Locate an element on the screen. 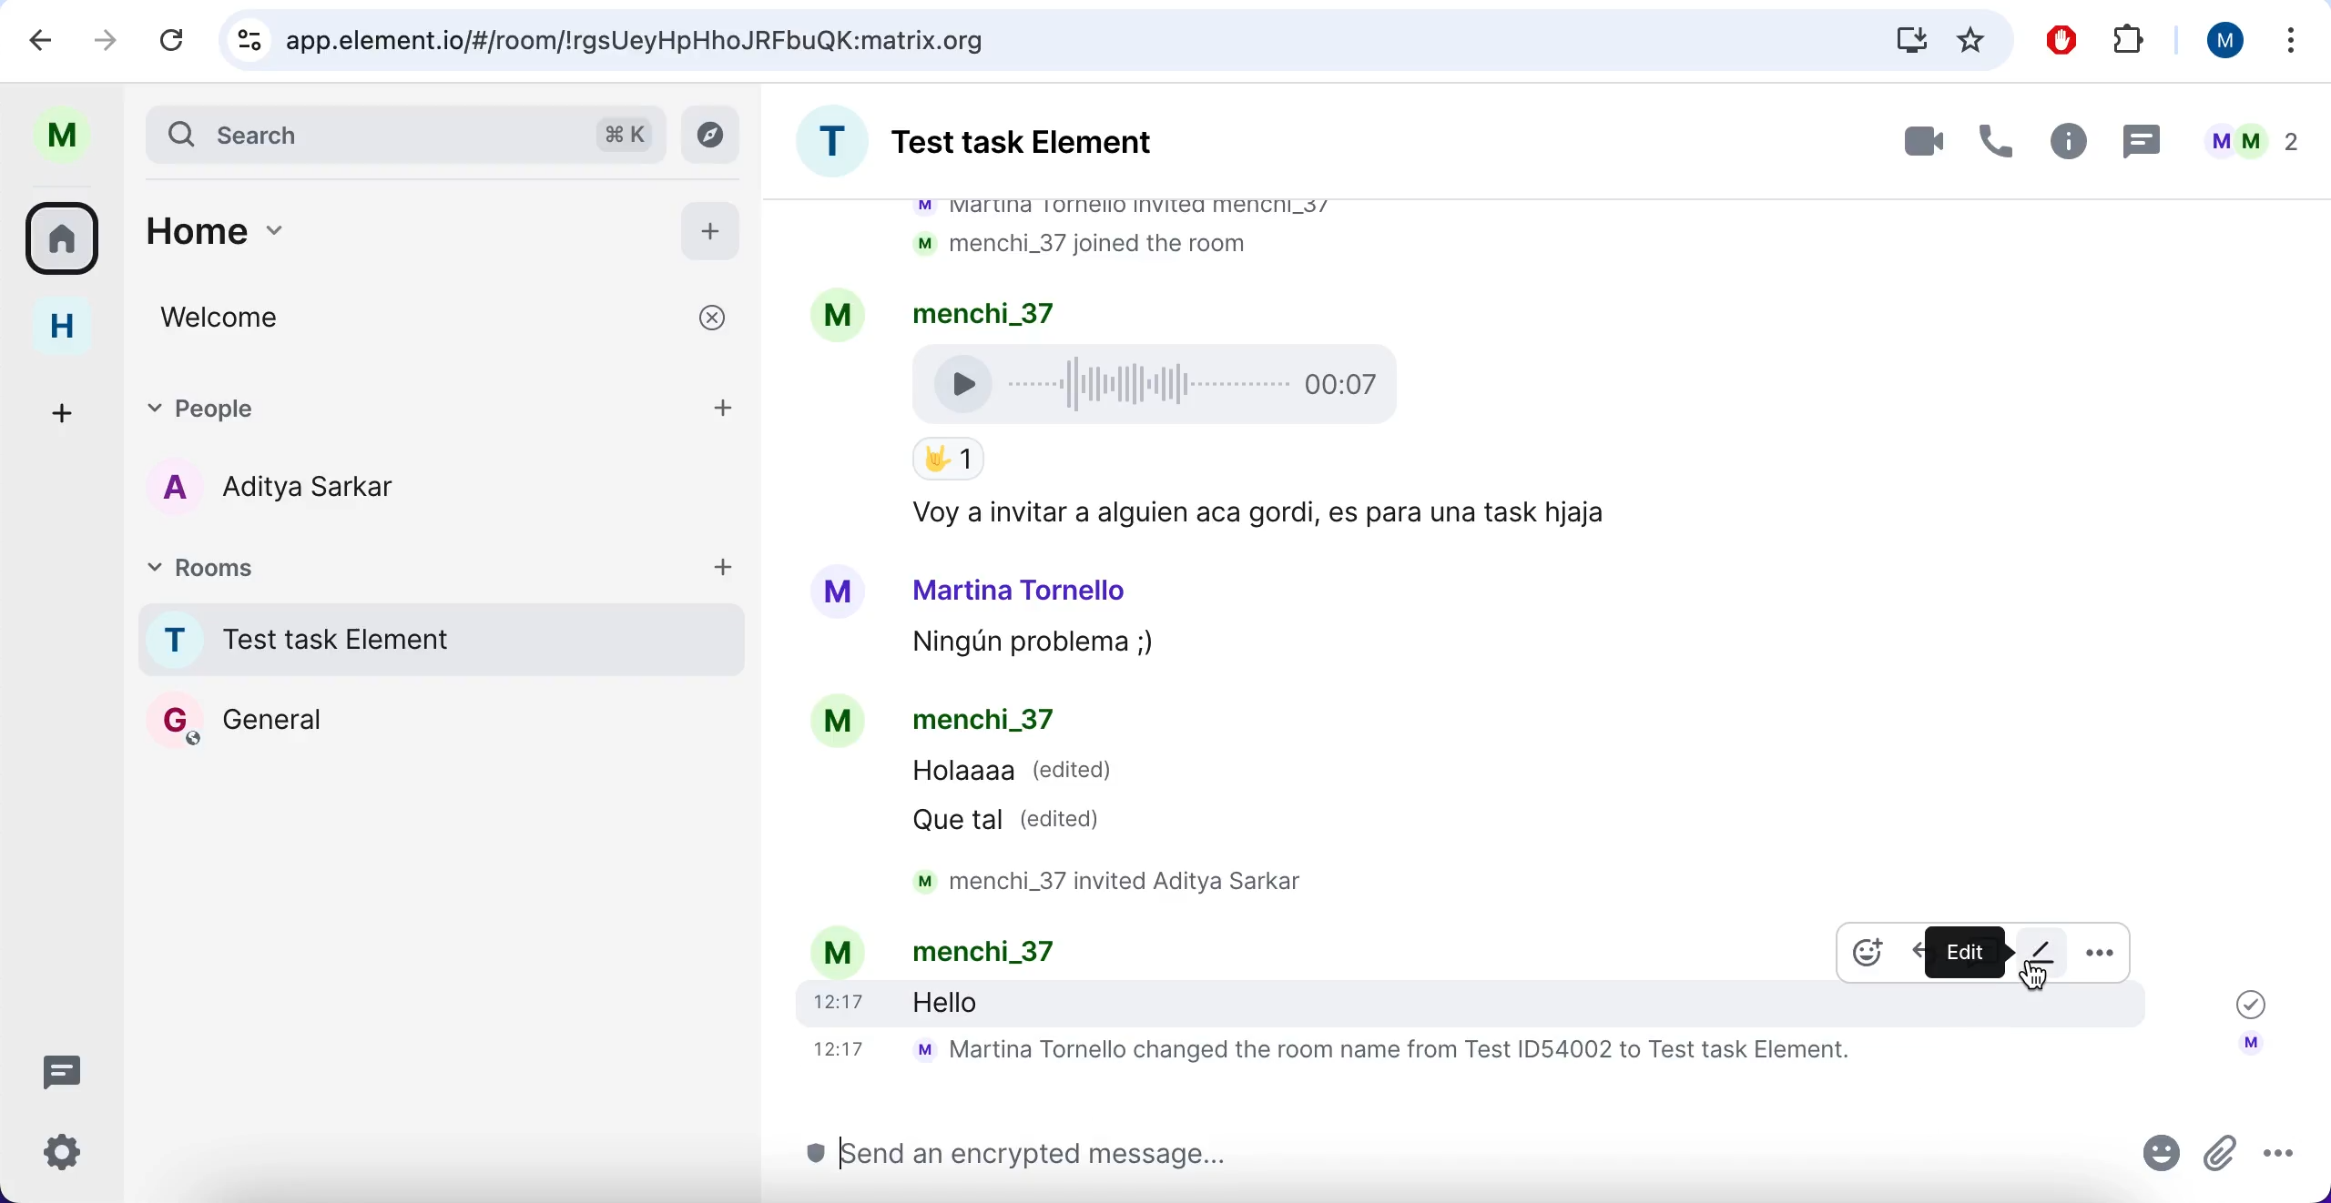  emoji is located at coordinates (2162, 1159).